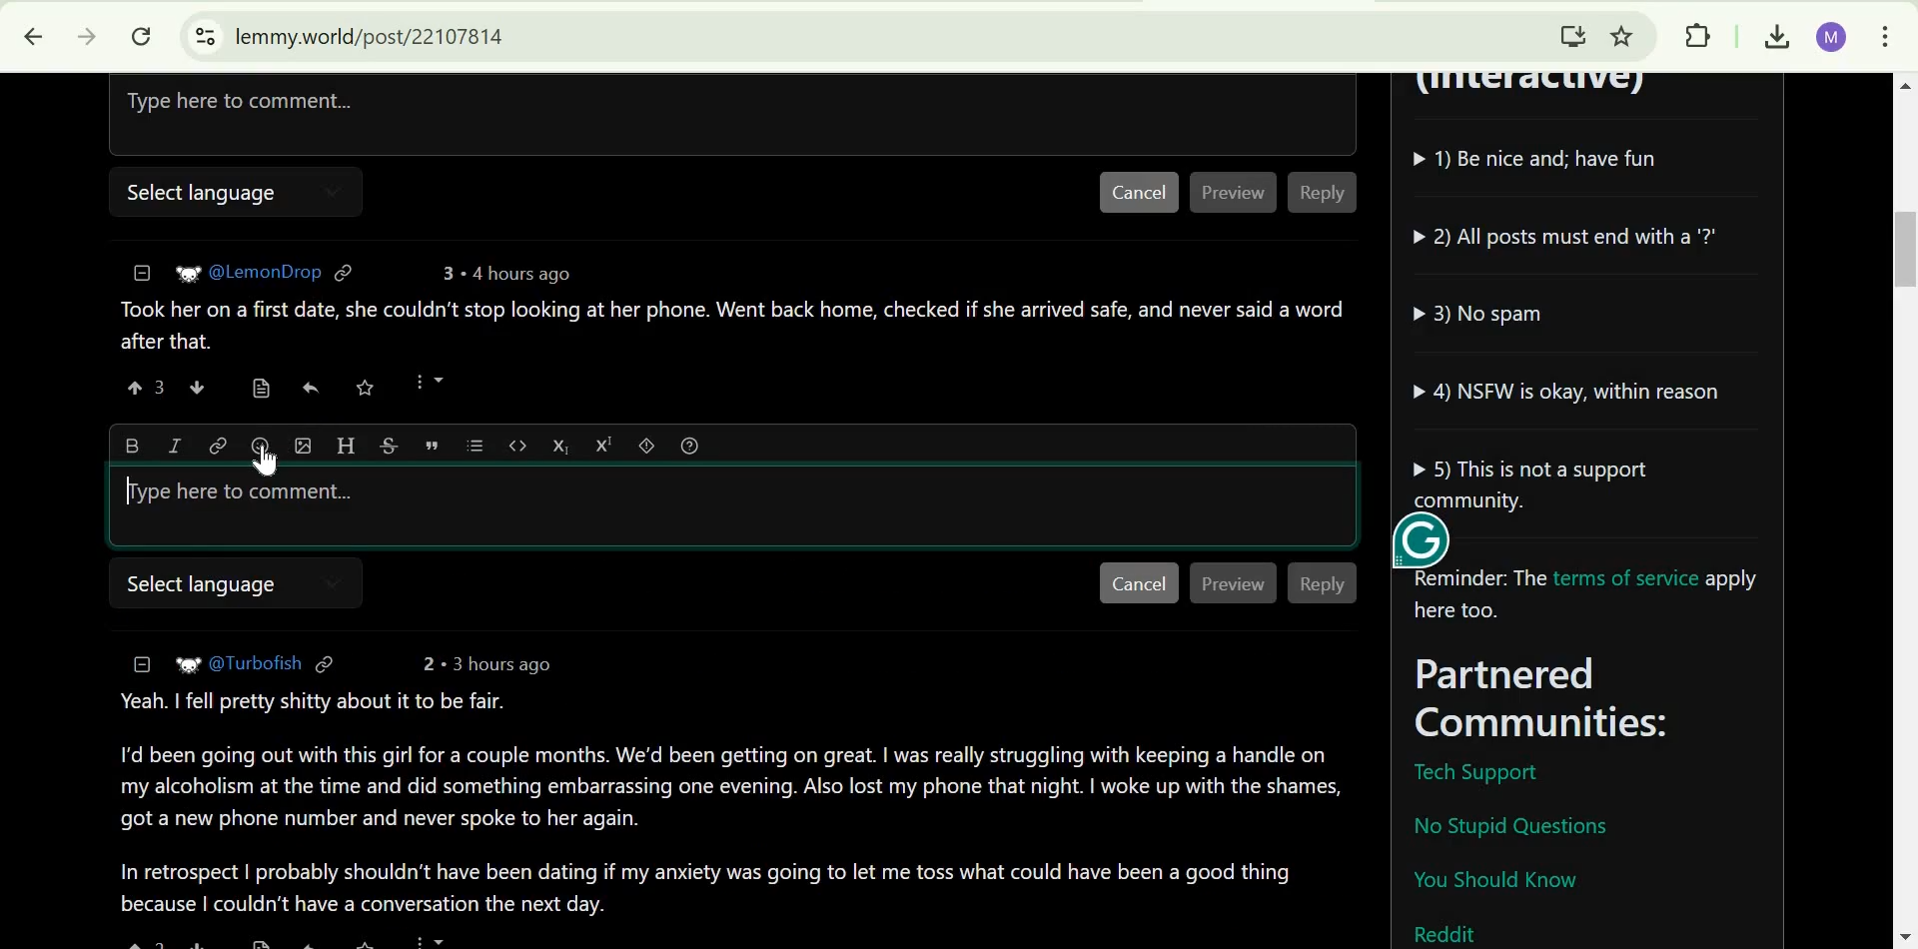 This screenshot has height=949, width=1918. I want to click on View site information, so click(203, 37).